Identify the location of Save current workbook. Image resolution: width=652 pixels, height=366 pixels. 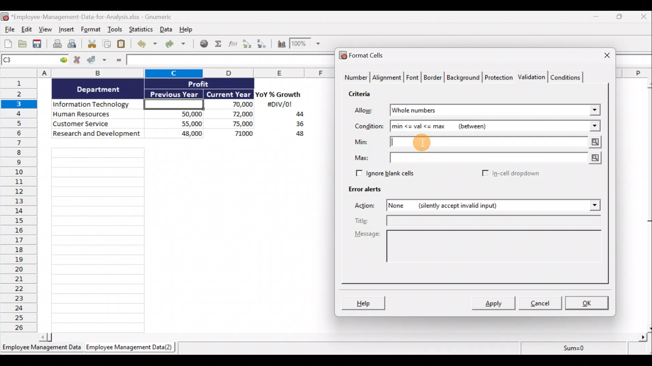
(38, 44).